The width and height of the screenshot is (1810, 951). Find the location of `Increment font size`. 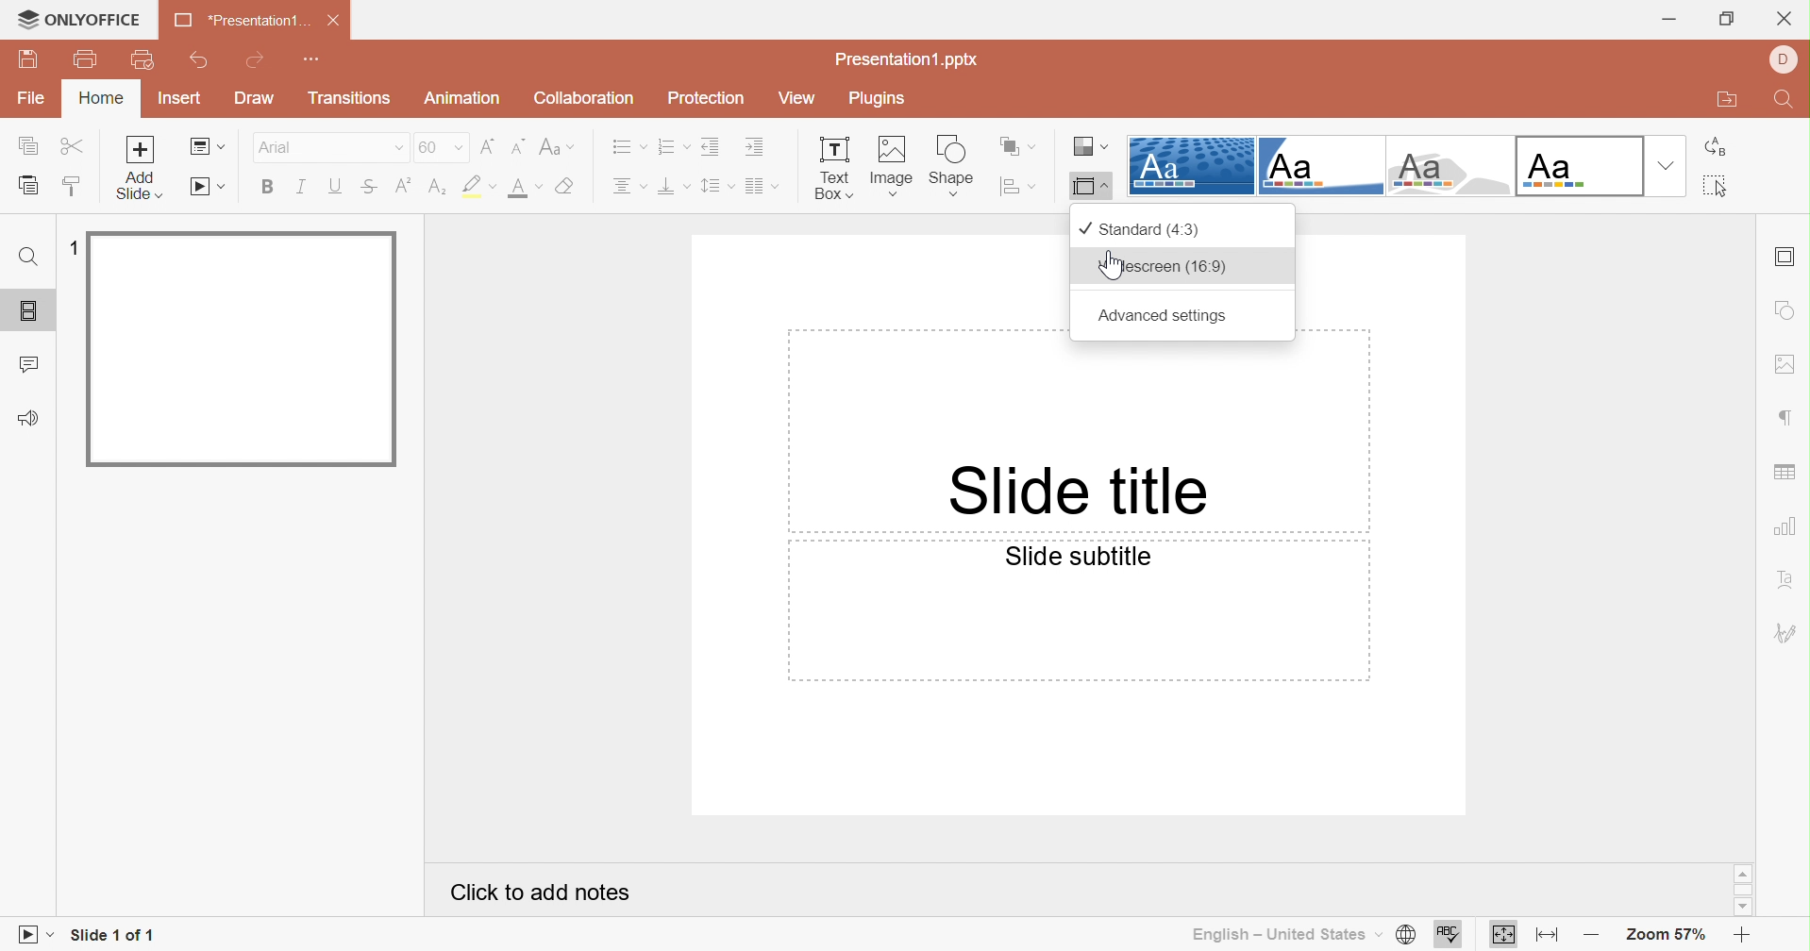

Increment font size is located at coordinates (490, 146).